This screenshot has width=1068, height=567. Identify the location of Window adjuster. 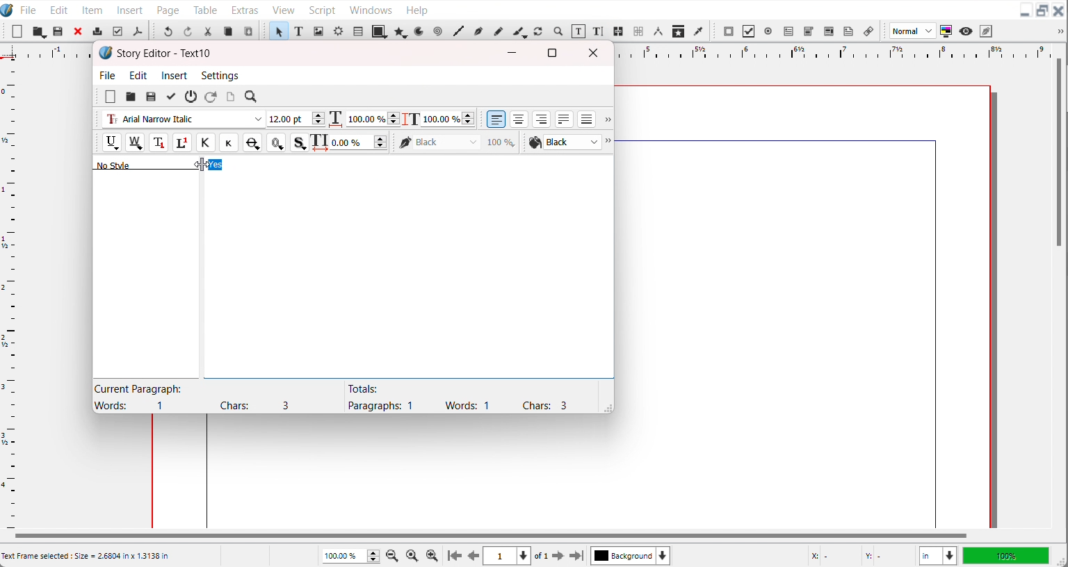
(606, 407).